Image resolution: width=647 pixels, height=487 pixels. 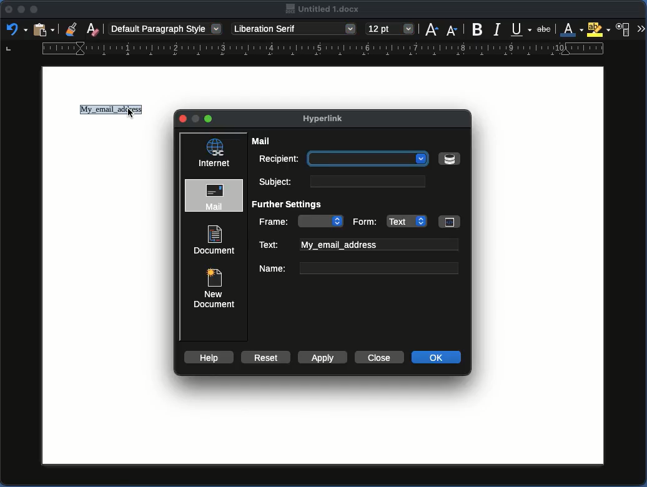 What do you see at coordinates (184, 119) in the screenshot?
I see `Close` at bounding box center [184, 119].